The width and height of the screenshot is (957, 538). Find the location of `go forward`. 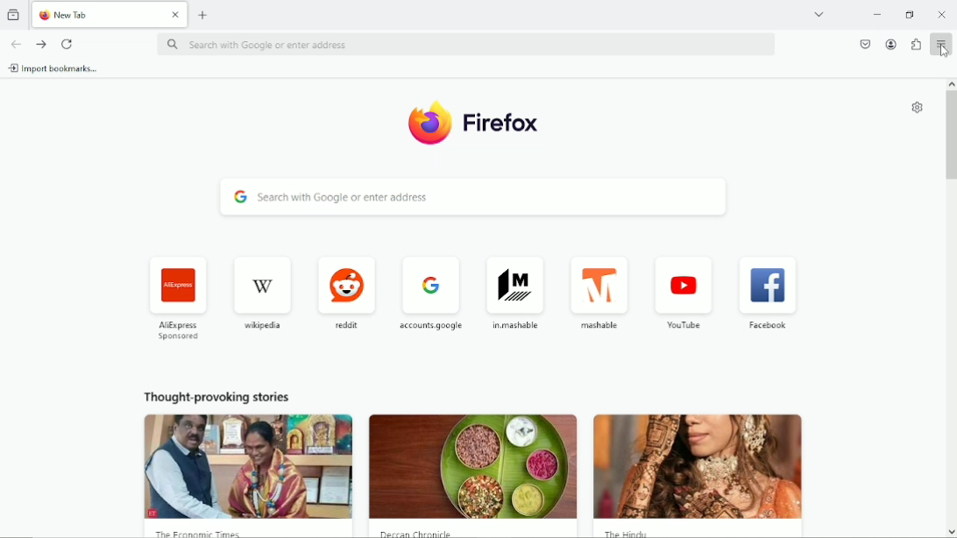

go forward is located at coordinates (42, 45).